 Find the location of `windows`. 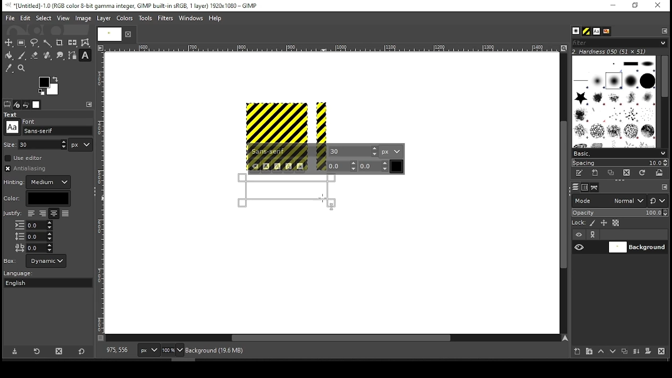

windows is located at coordinates (192, 19).